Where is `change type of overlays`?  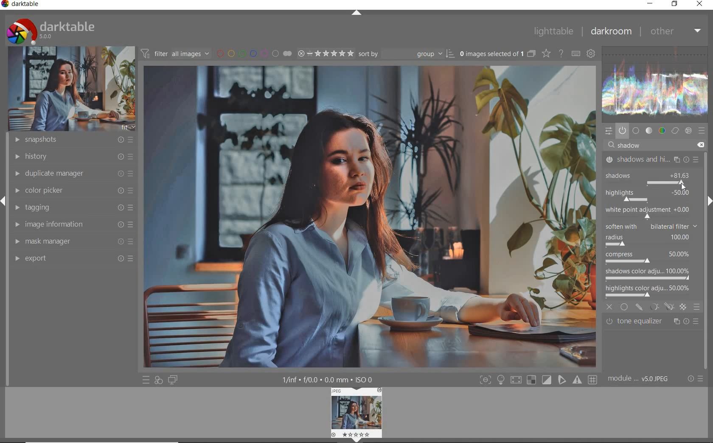
change type of overlays is located at coordinates (547, 53).